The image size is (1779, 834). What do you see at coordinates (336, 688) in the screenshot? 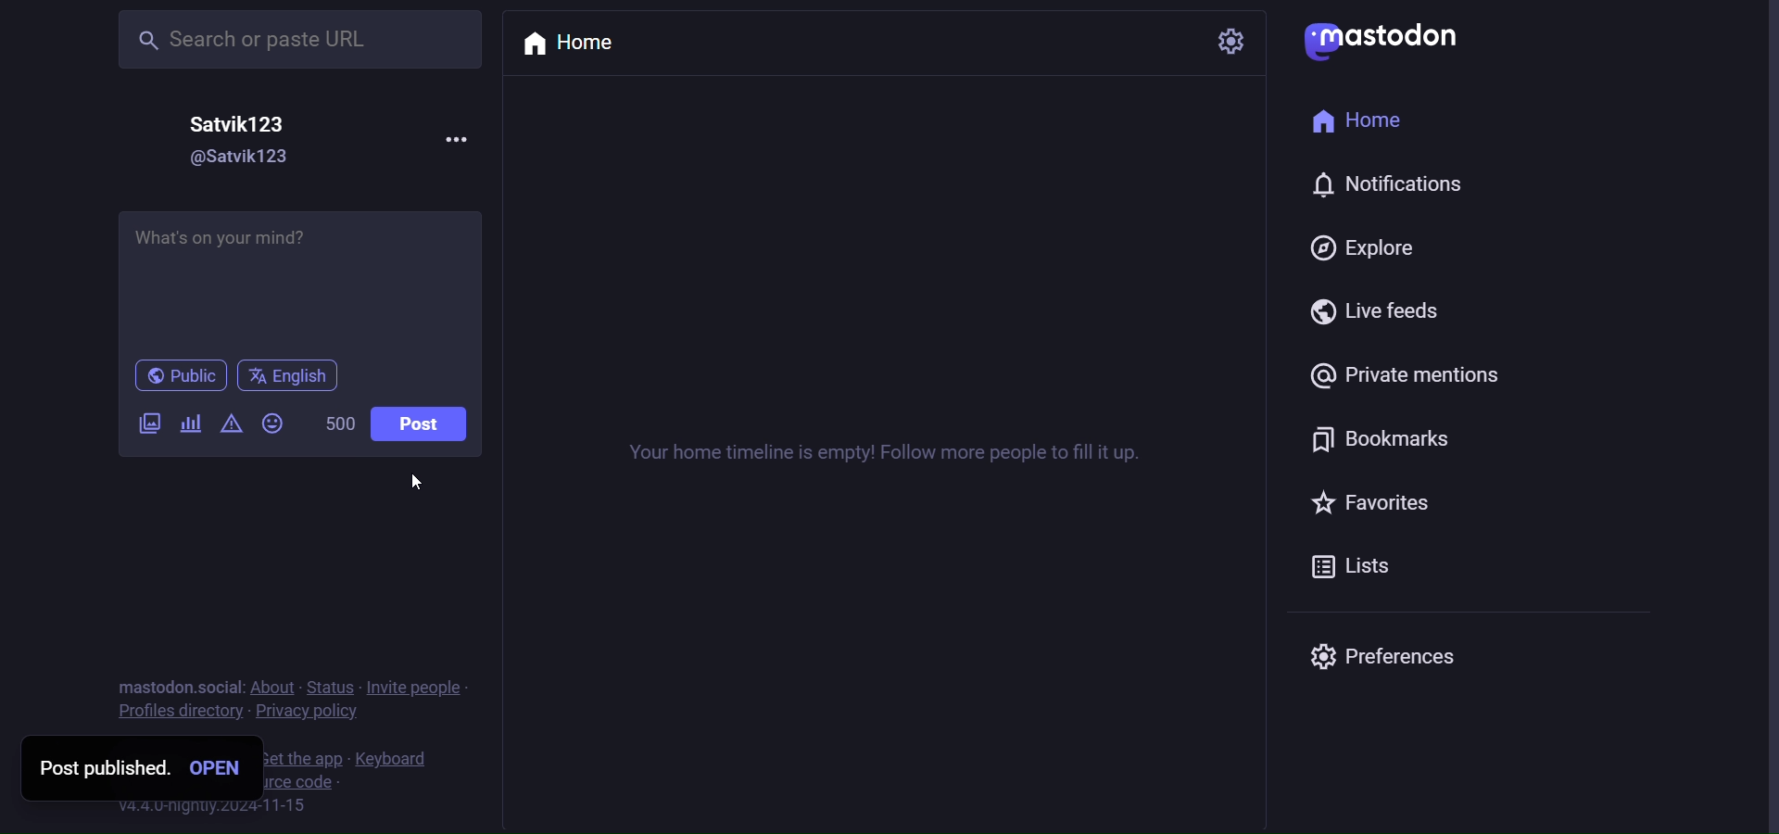
I see `status` at bounding box center [336, 688].